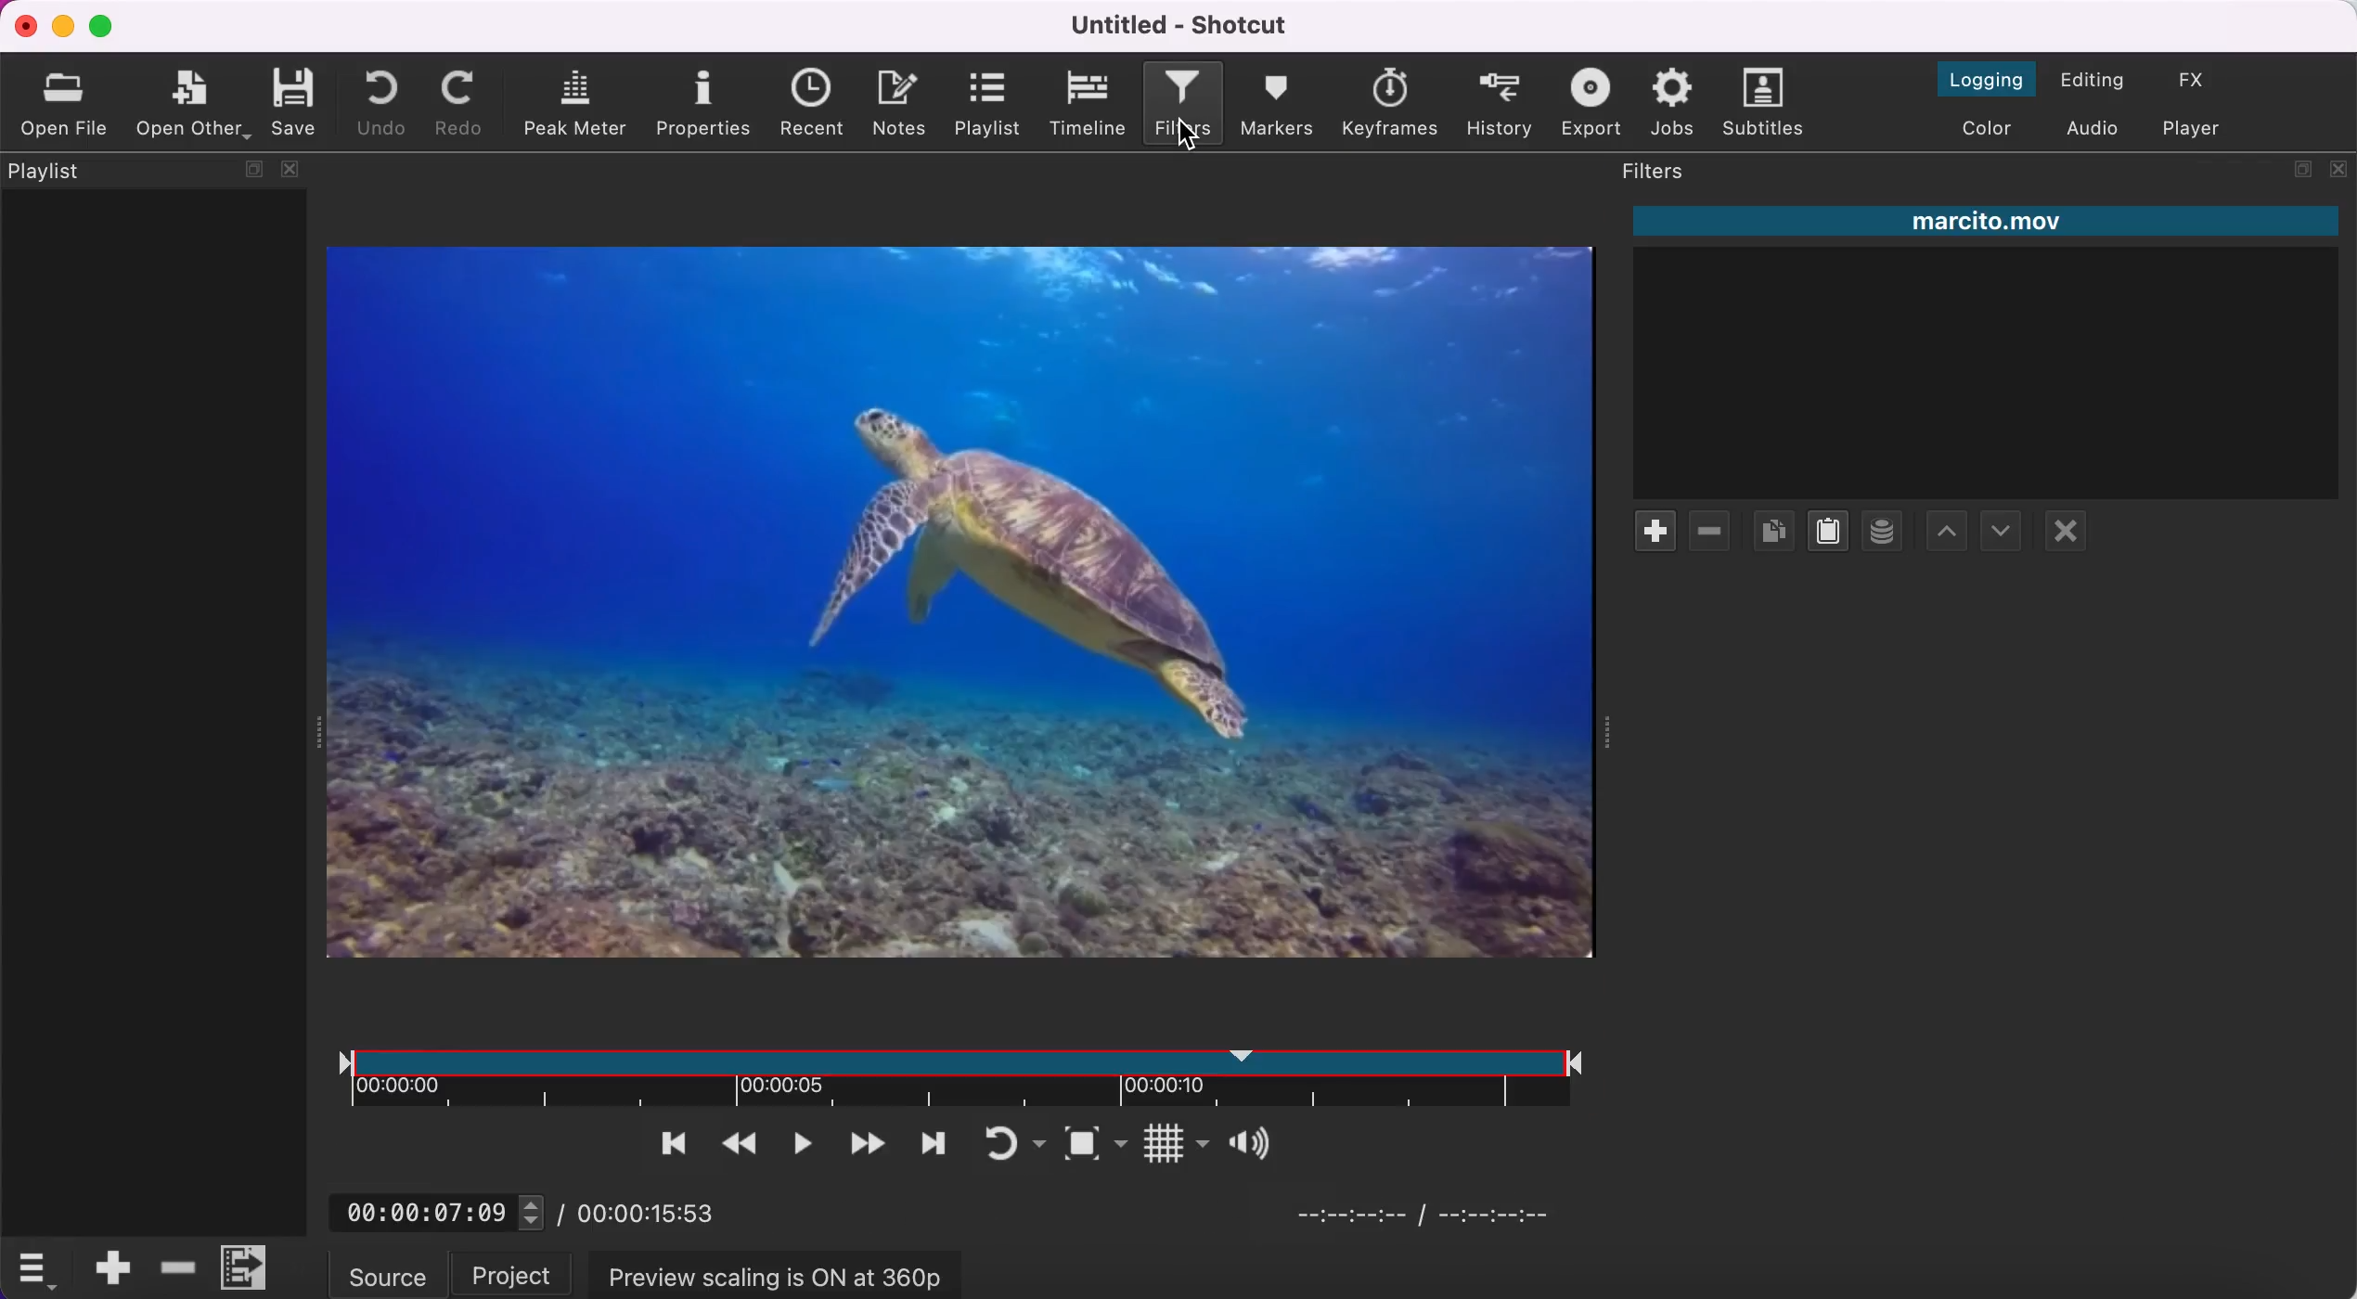 The width and height of the screenshot is (2357, 1299). Describe the element at coordinates (2339, 174) in the screenshot. I see `close` at that location.